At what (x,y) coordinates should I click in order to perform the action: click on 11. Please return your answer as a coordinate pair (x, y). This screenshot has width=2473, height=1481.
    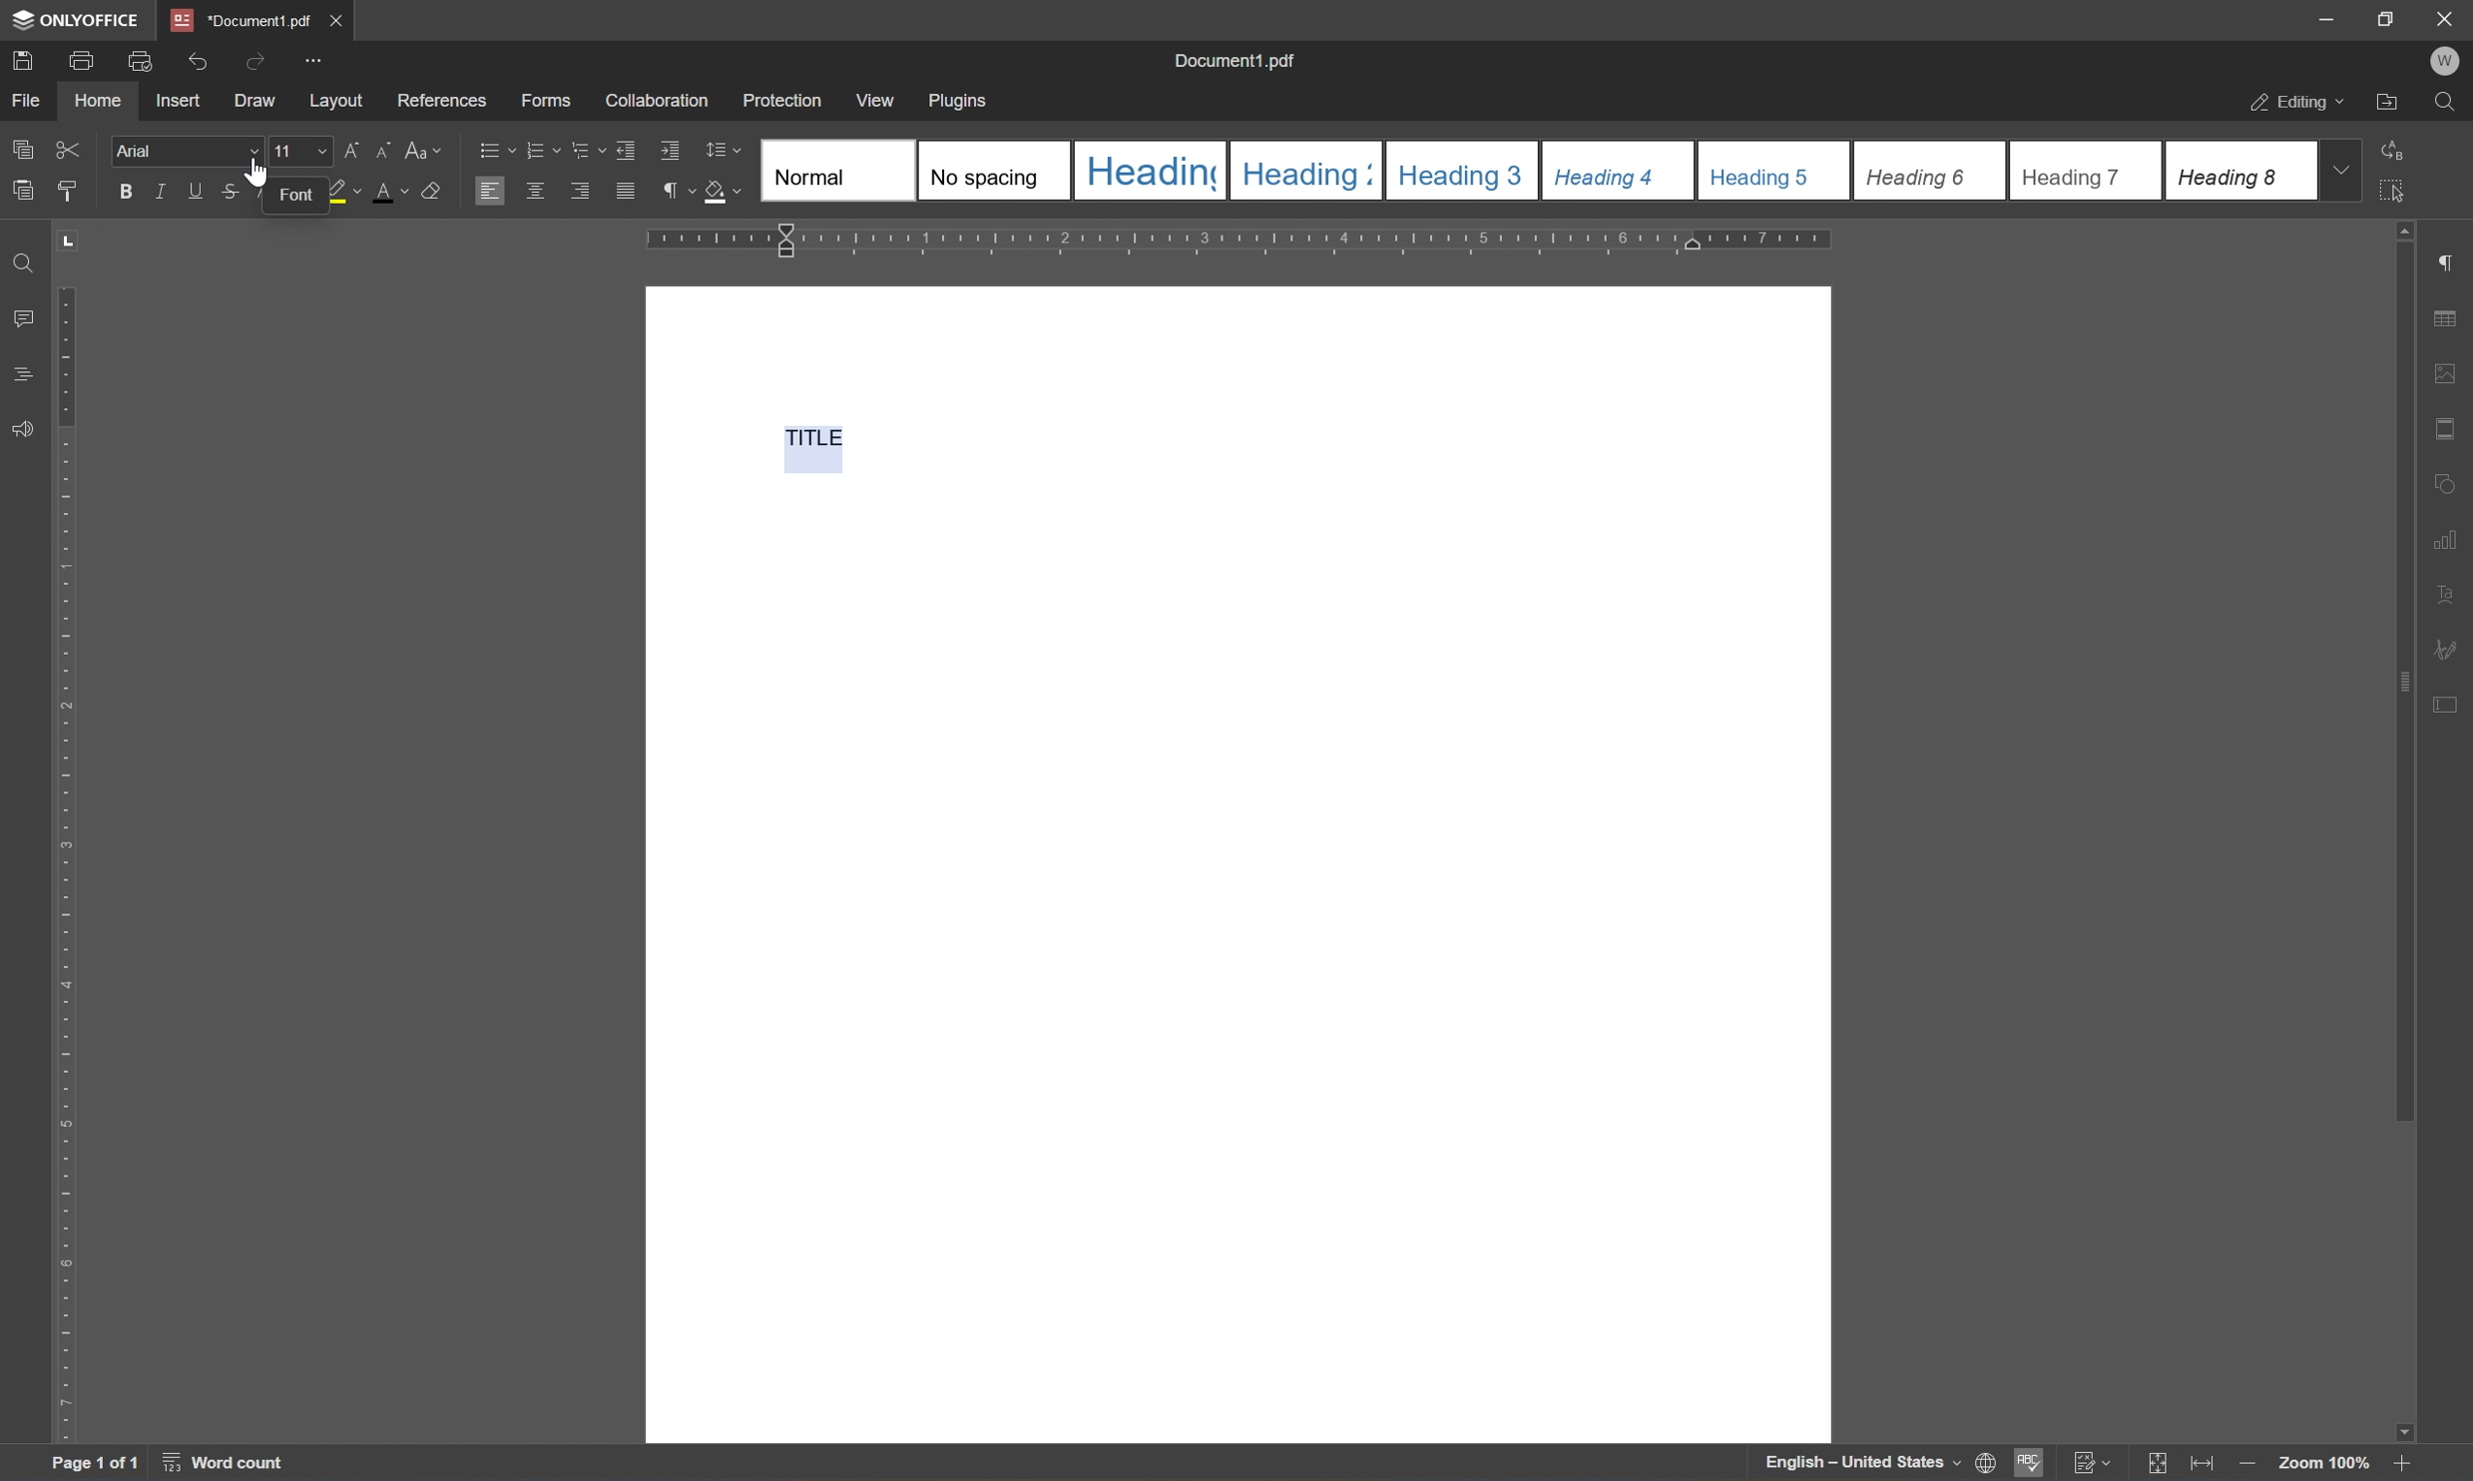
    Looking at the image, I should click on (298, 151).